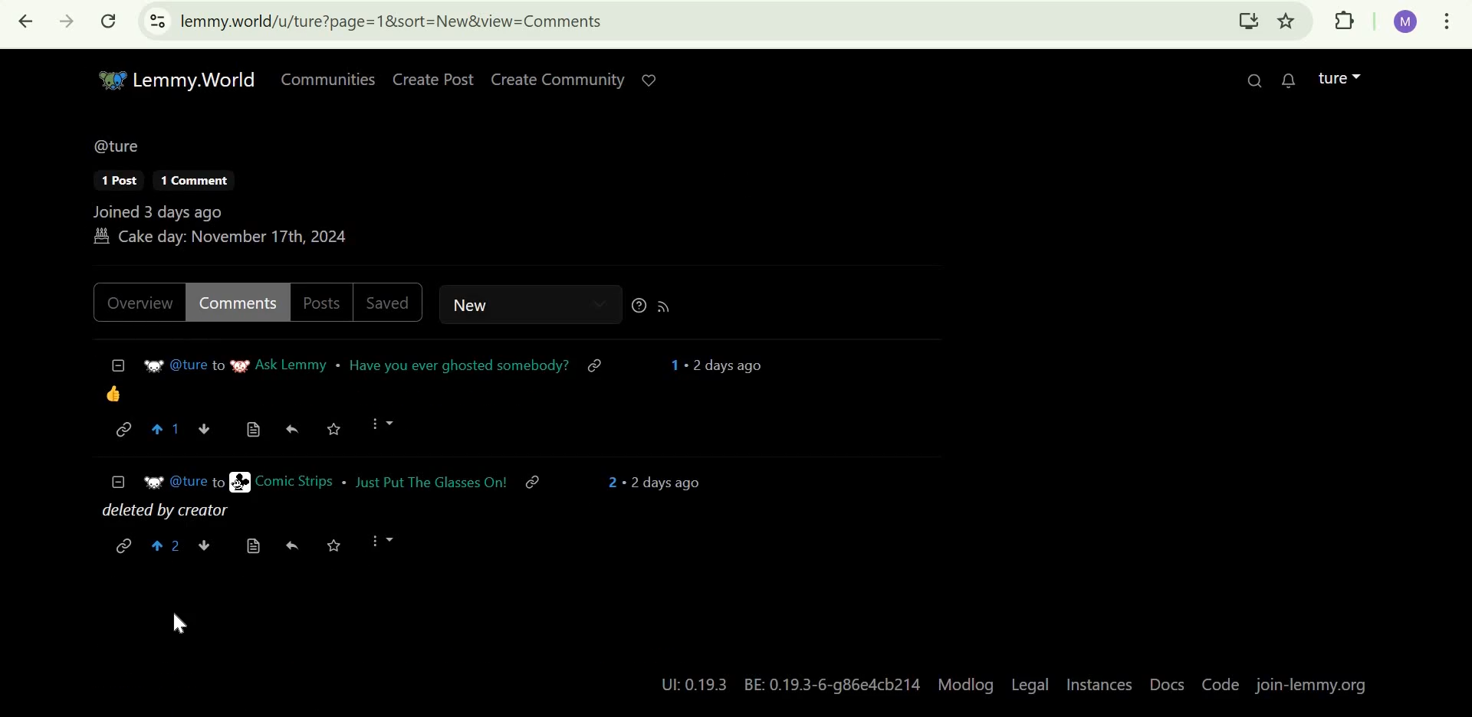 The height and width of the screenshot is (717, 1472). What do you see at coordinates (26, 23) in the screenshot?
I see `click to go back, hold to see history` at bounding box center [26, 23].